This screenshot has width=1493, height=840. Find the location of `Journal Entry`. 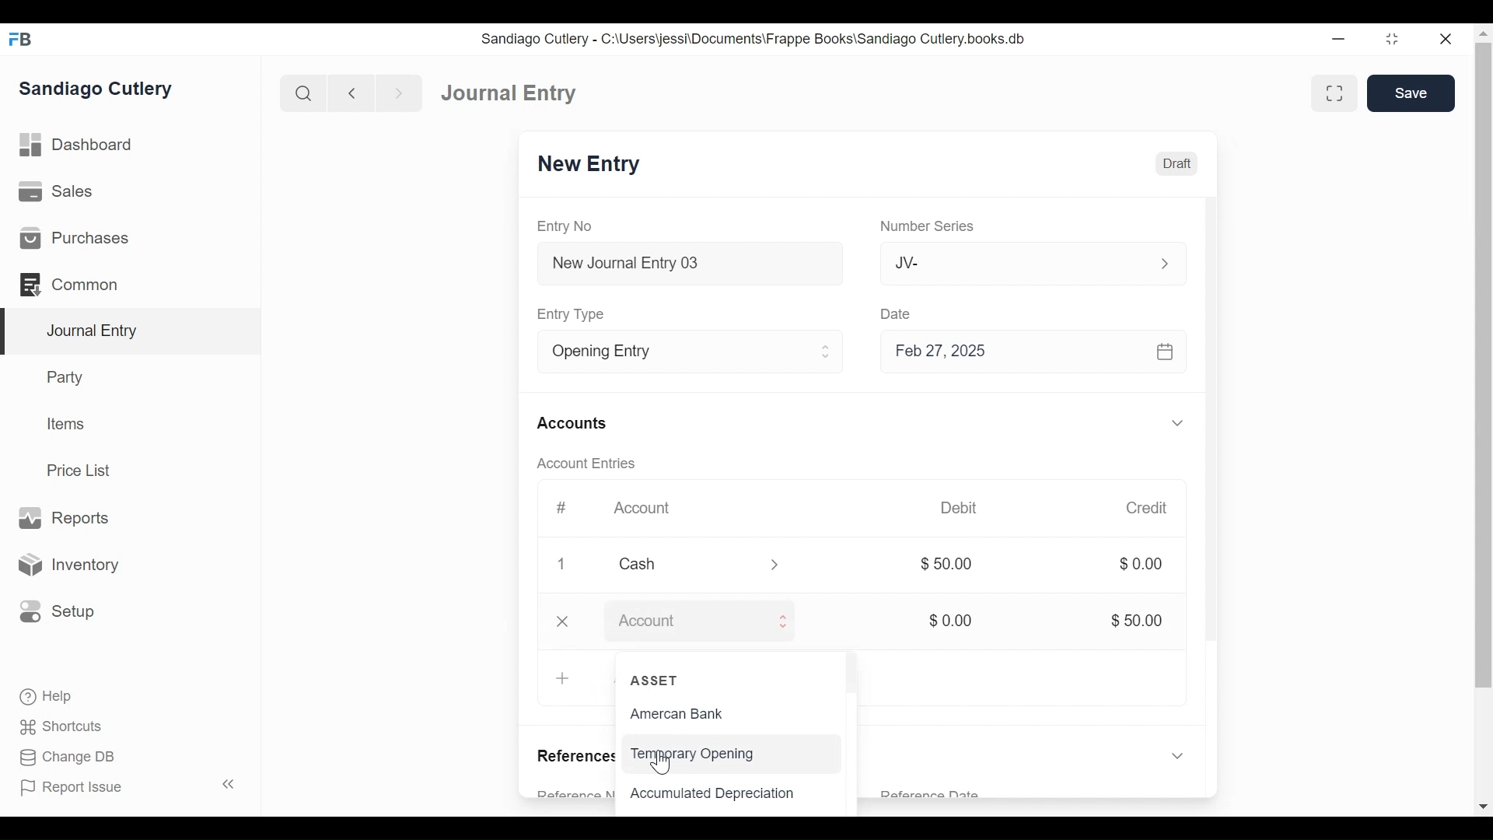

Journal Entry is located at coordinates (128, 332).